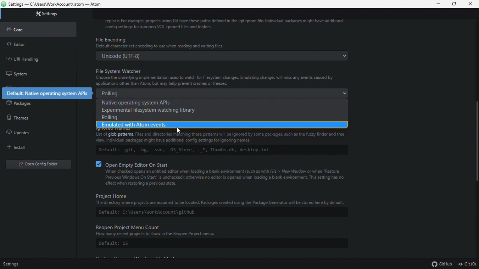  I want to click on Unicode (UTF-8), so click(221, 56).